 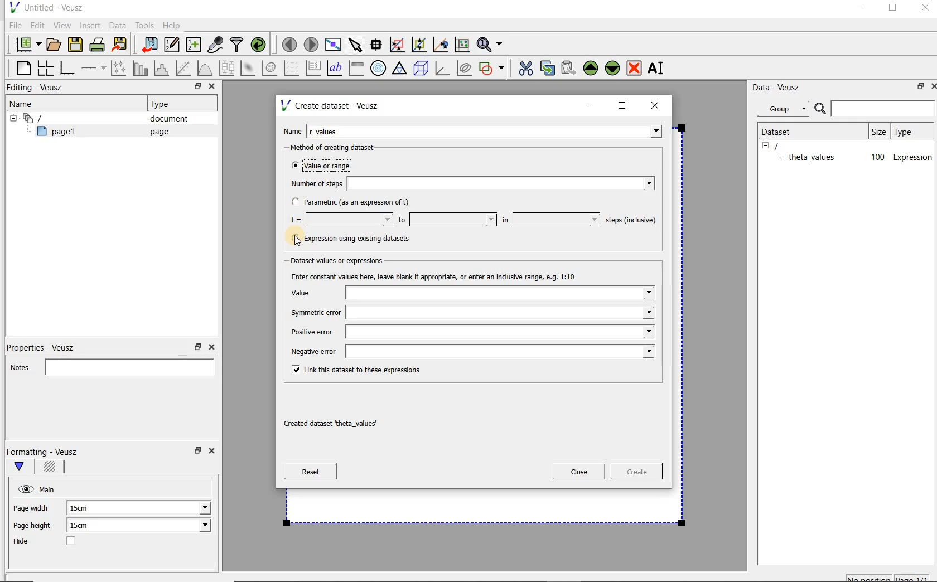 I want to click on Edit, so click(x=37, y=25).